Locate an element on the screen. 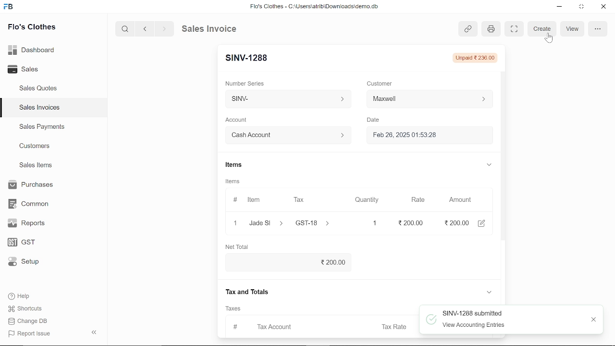  SINV-  is located at coordinates (286, 99).